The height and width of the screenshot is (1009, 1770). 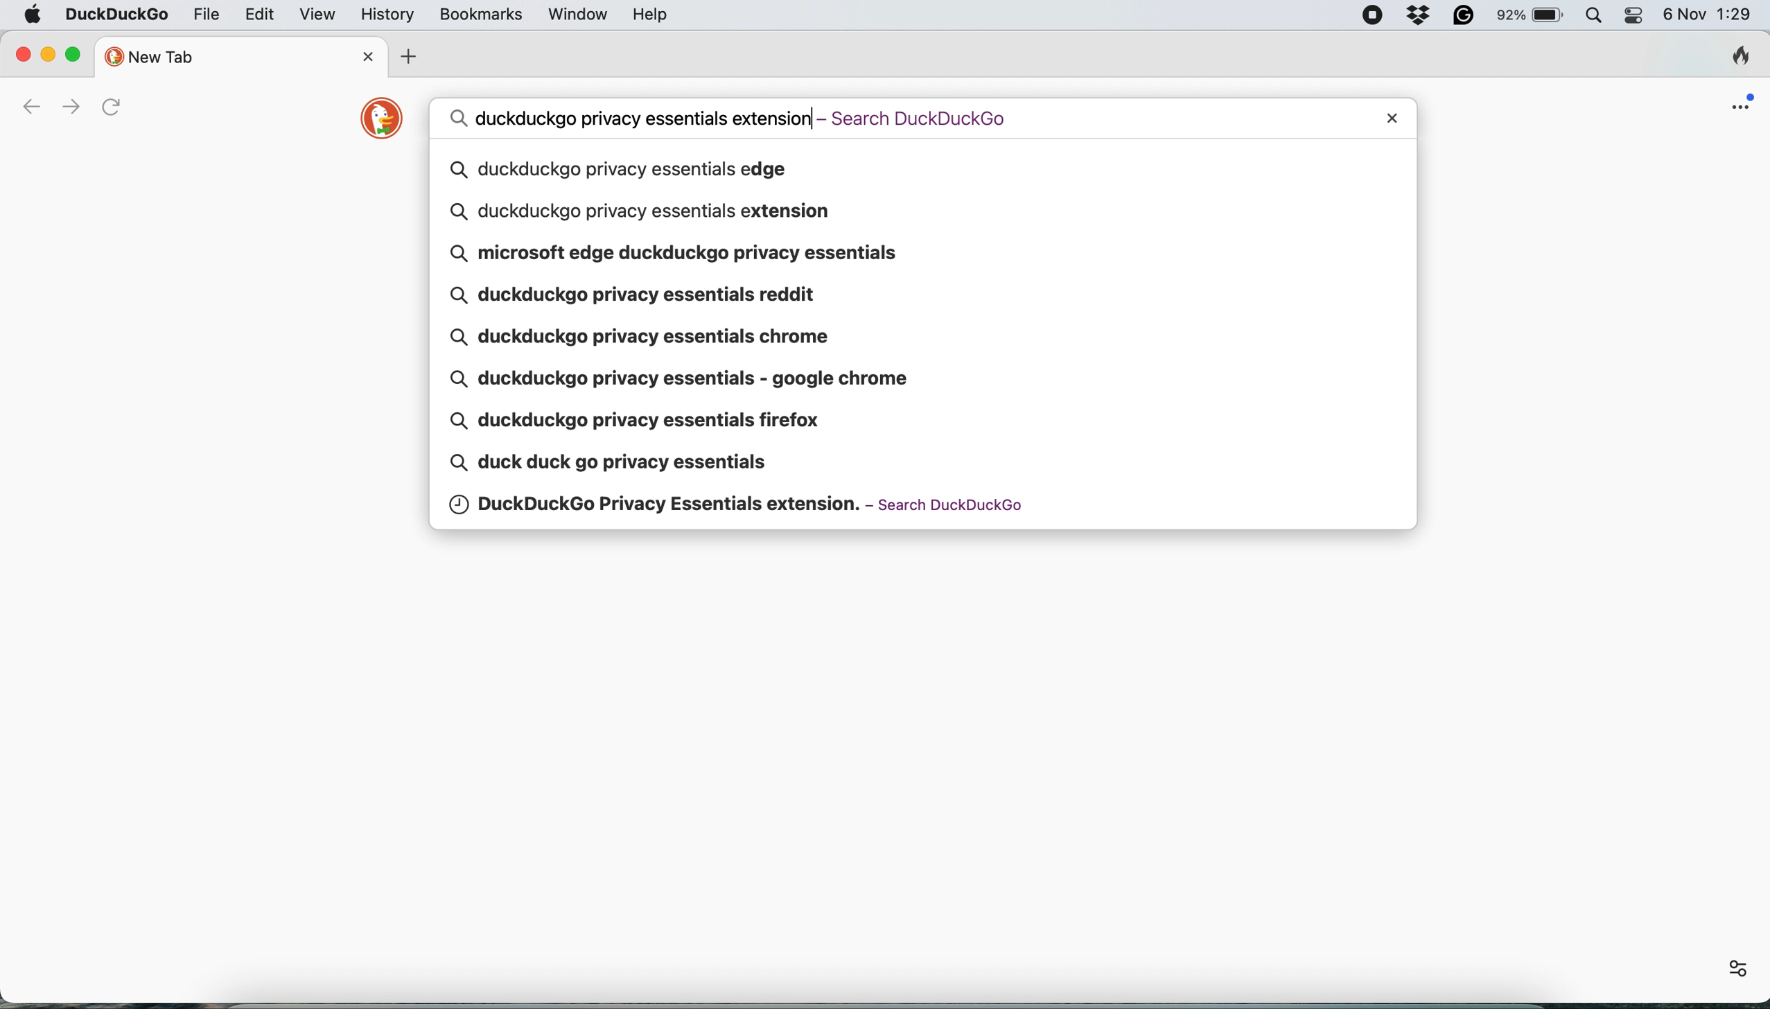 I want to click on 6 Nov 1:28, so click(x=1708, y=14).